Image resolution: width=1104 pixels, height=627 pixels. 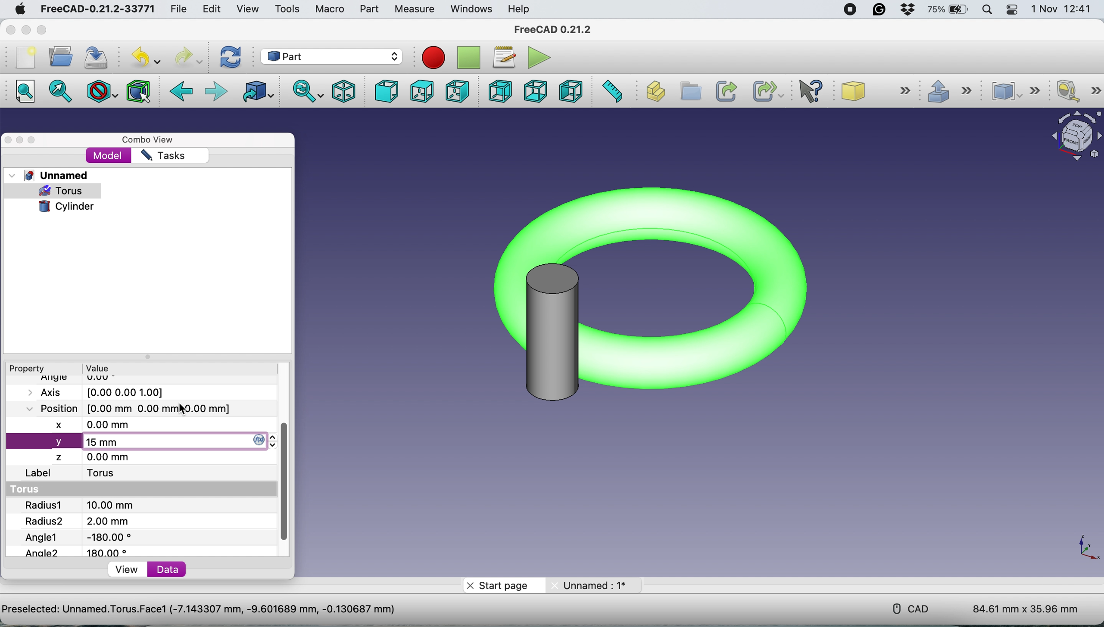 I want to click on save, so click(x=93, y=59).